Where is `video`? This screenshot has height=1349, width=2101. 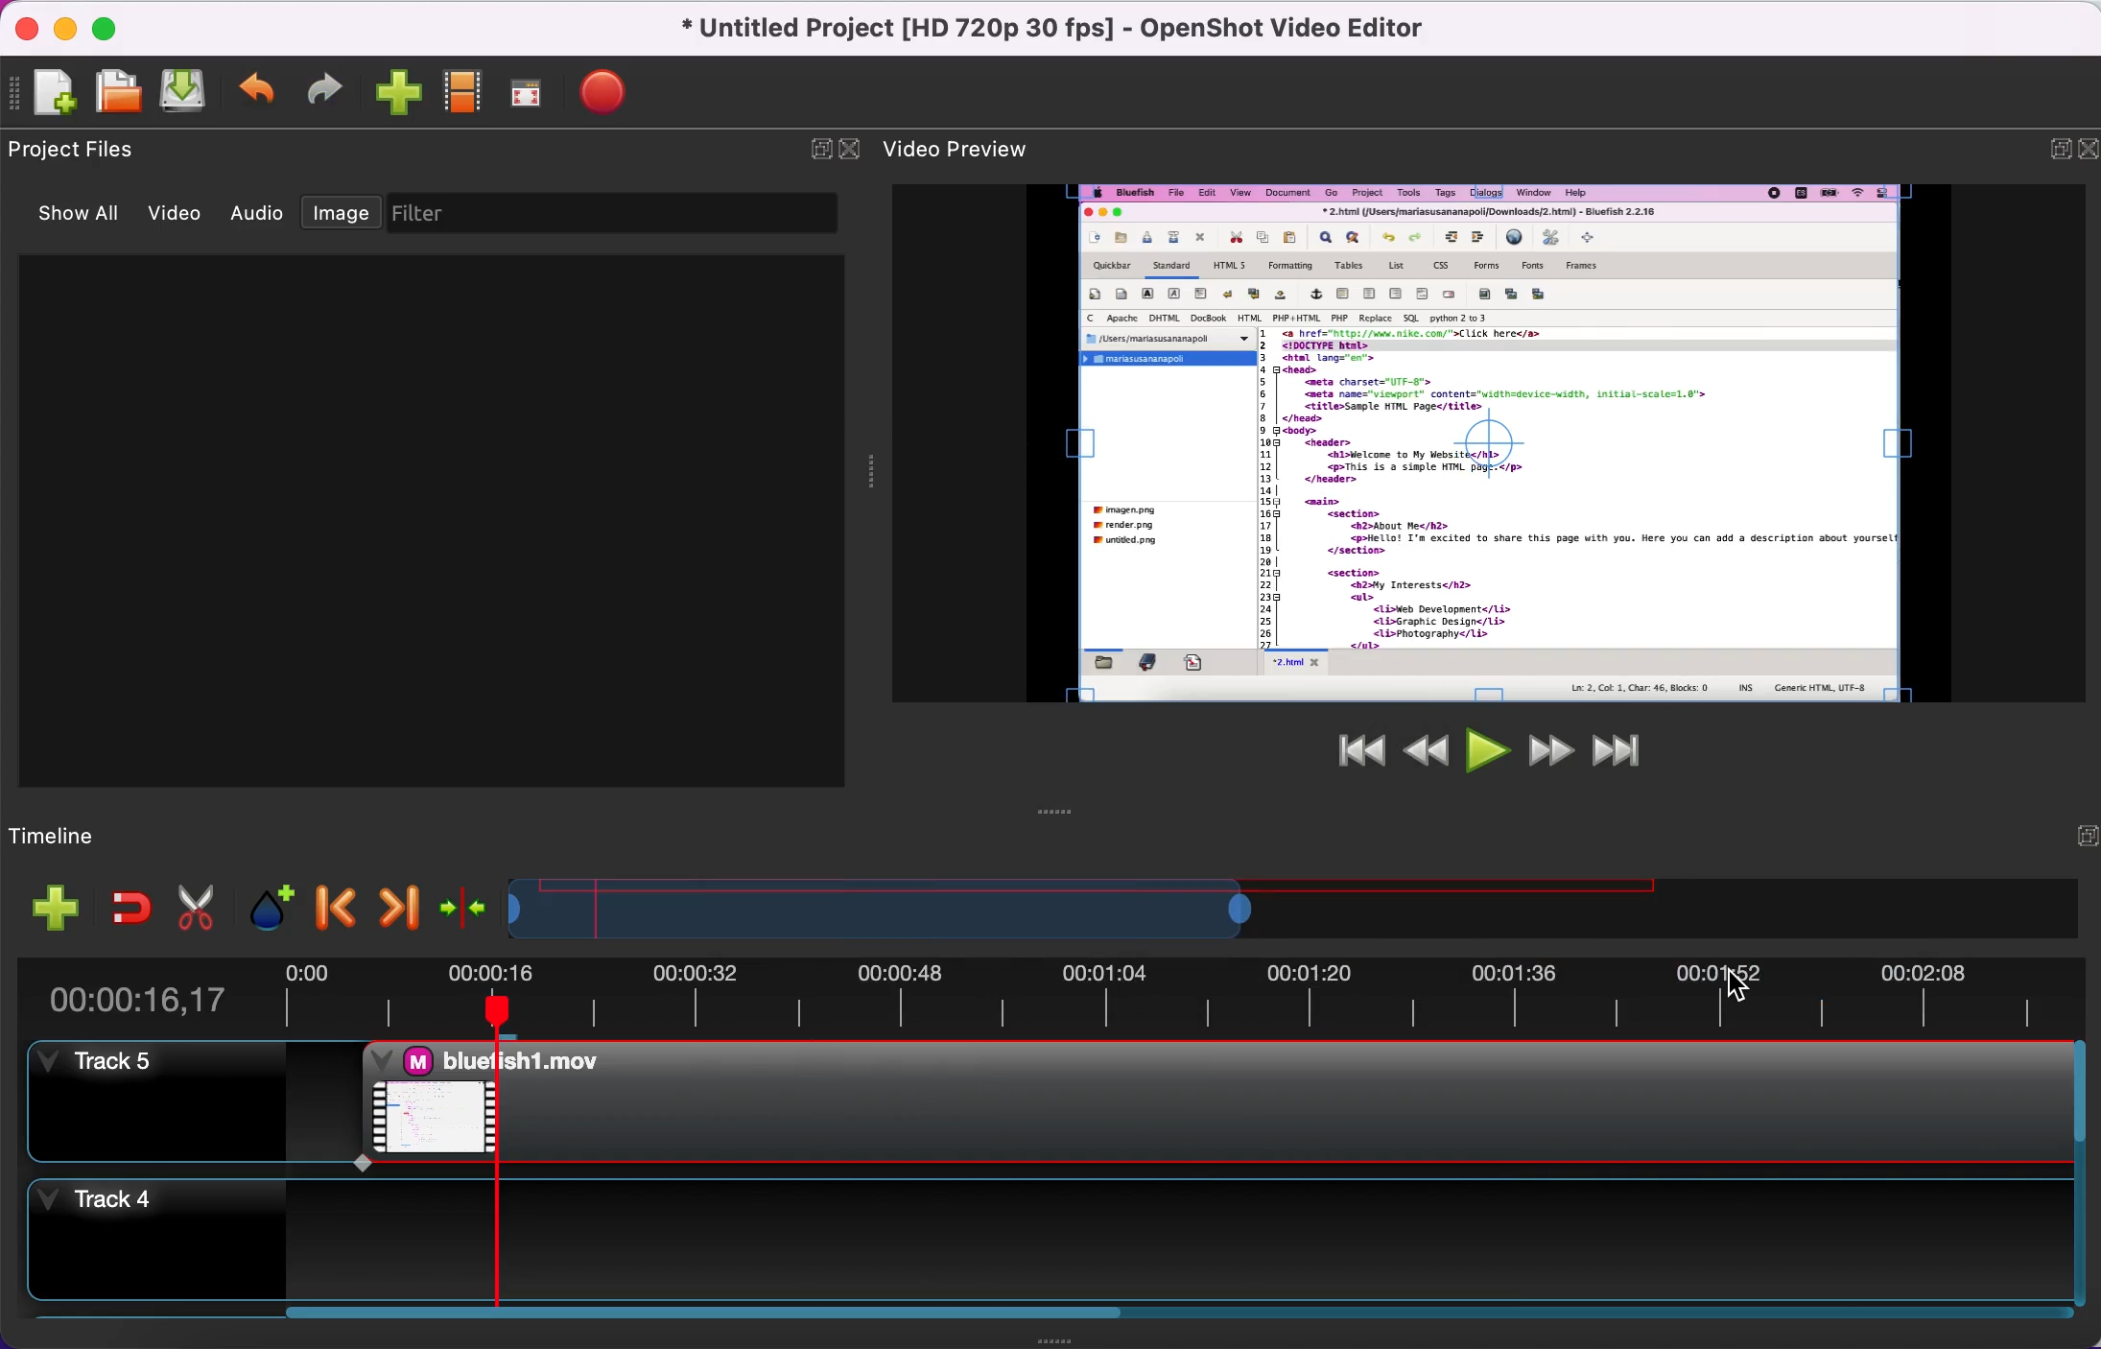 video is located at coordinates (182, 216).